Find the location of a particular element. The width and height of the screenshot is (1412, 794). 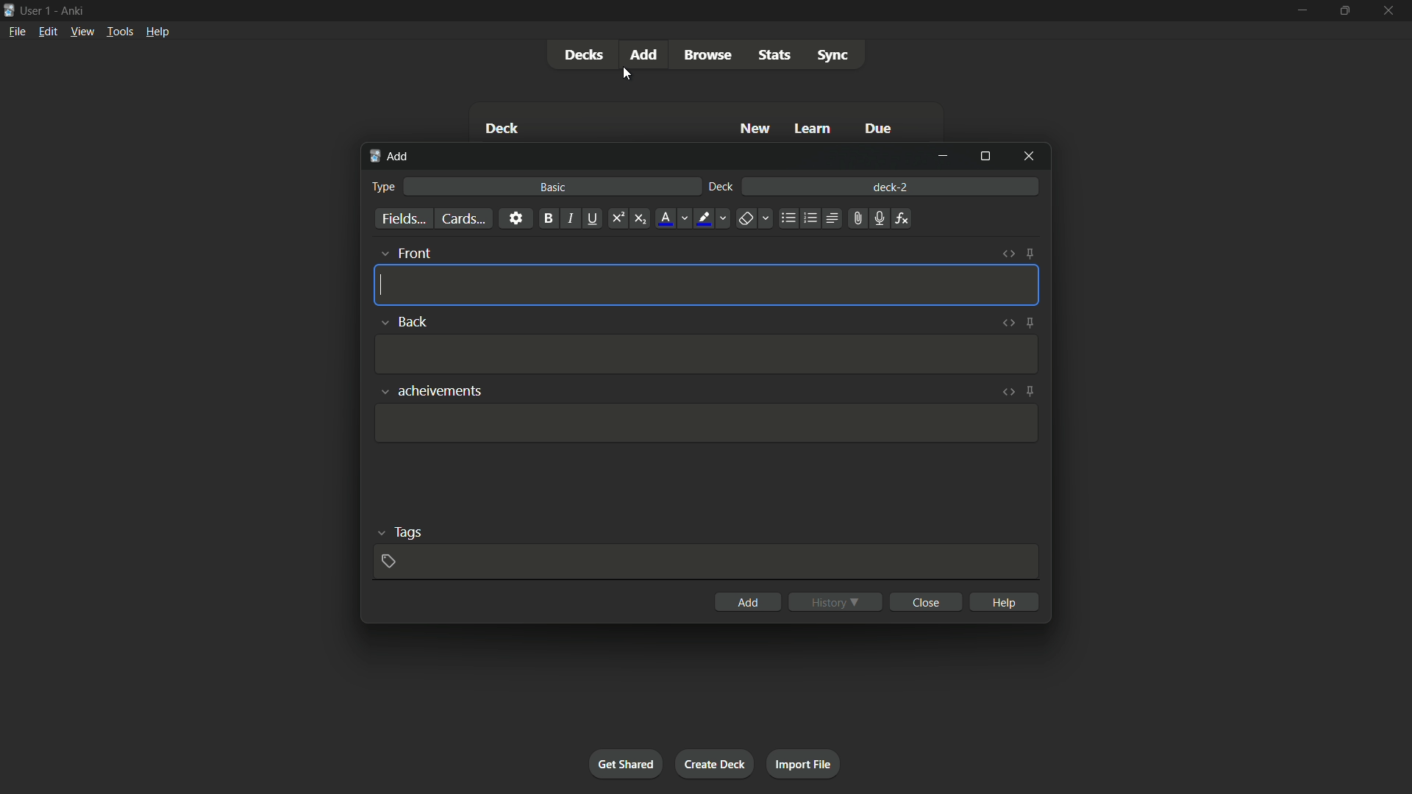

toggle sticky is located at coordinates (1030, 255).